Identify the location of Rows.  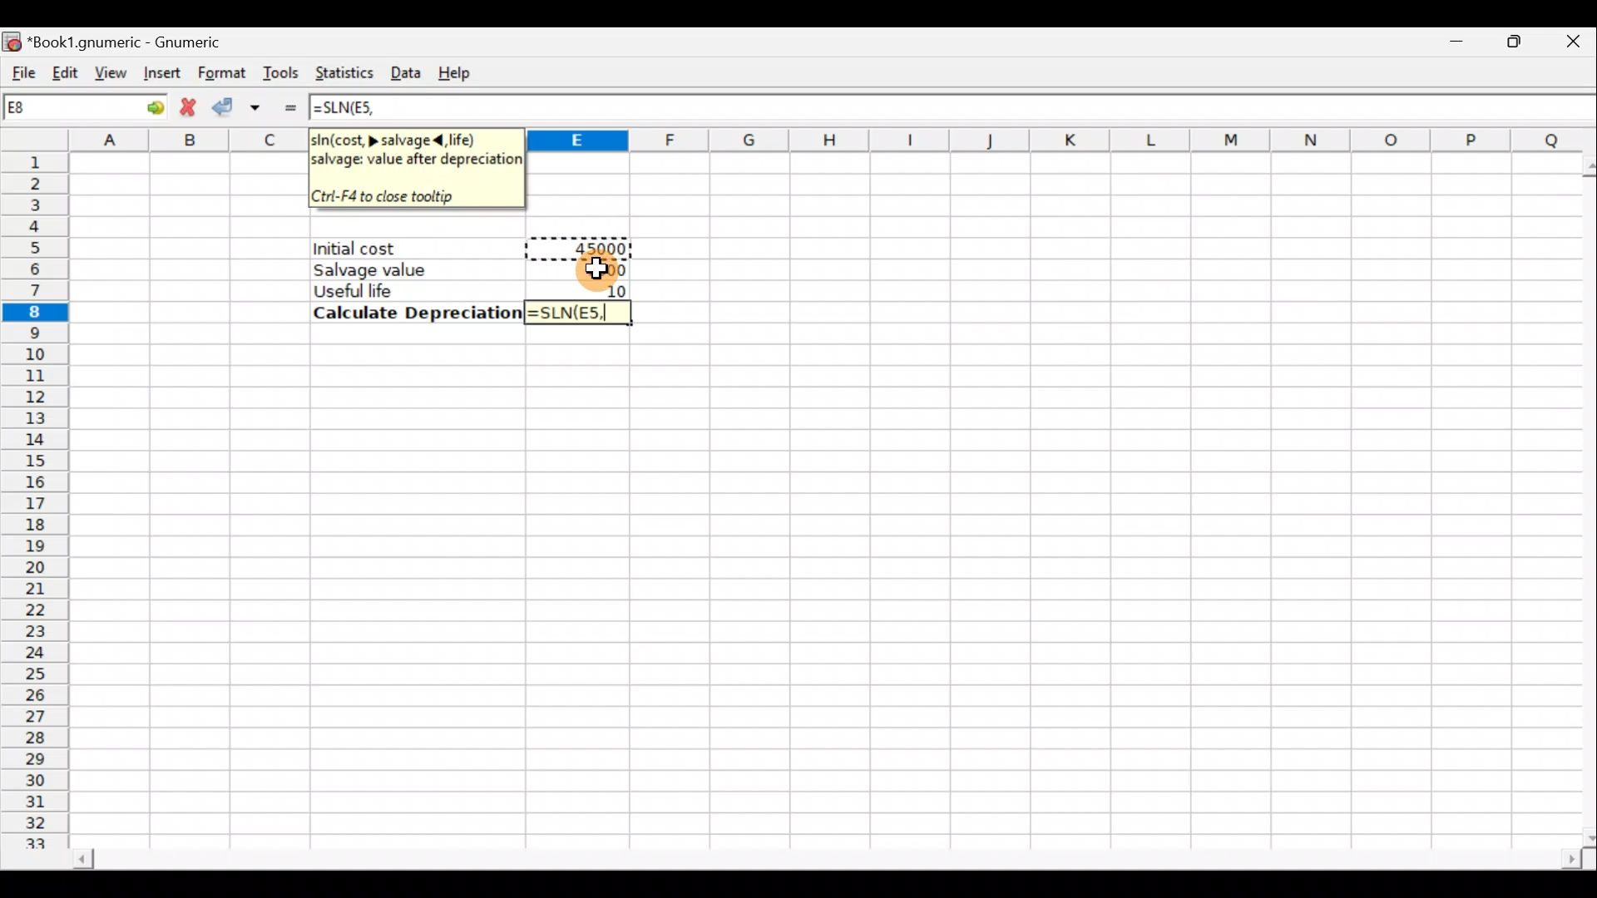
(39, 502).